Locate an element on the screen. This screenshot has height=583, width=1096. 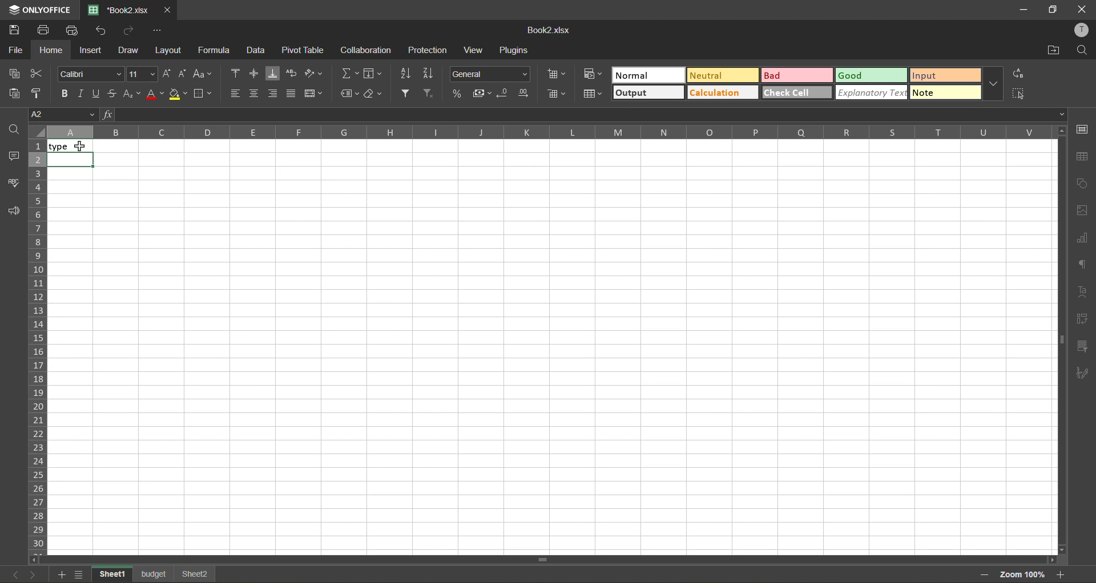
strikethrough is located at coordinates (113, 92).